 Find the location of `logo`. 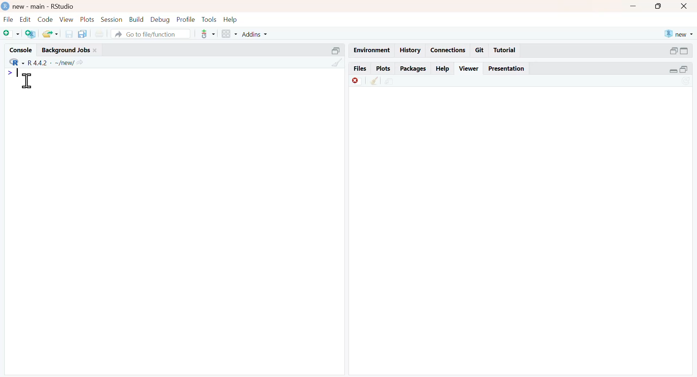

logo is located at coordinates (5, 7).